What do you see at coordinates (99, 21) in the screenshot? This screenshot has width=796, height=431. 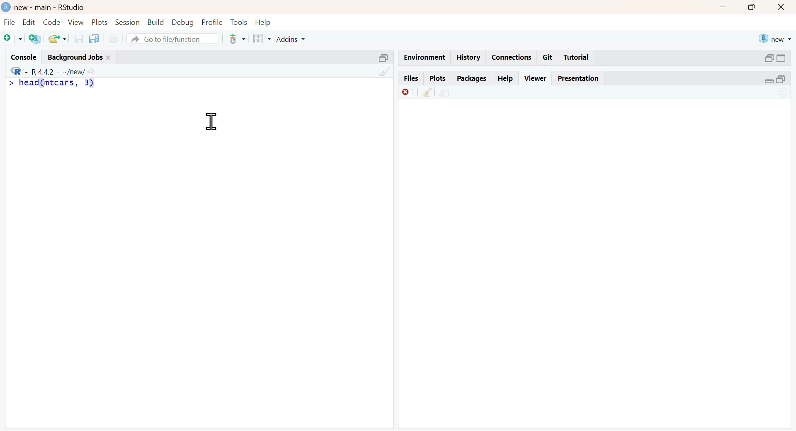 I see `Plots` at bounding box center [99, 21].